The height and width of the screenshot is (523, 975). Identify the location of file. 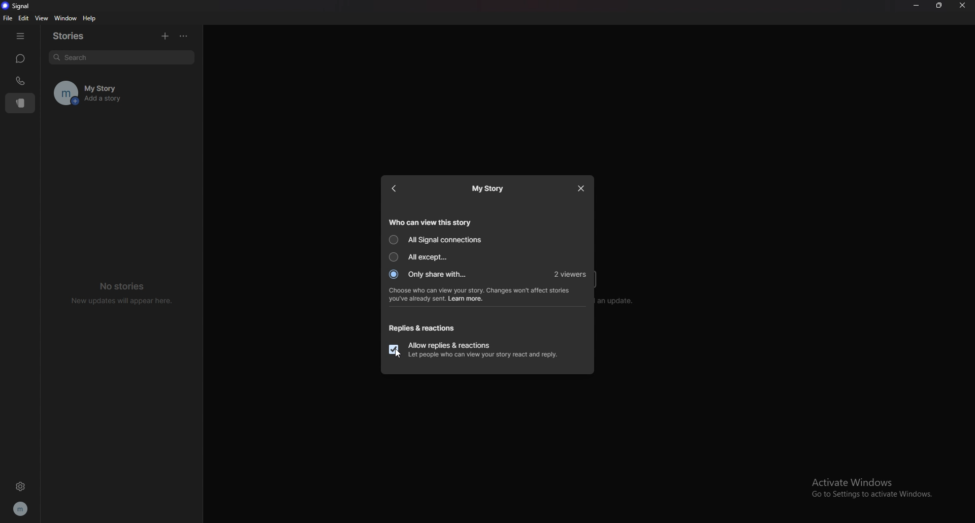
(7, 18).